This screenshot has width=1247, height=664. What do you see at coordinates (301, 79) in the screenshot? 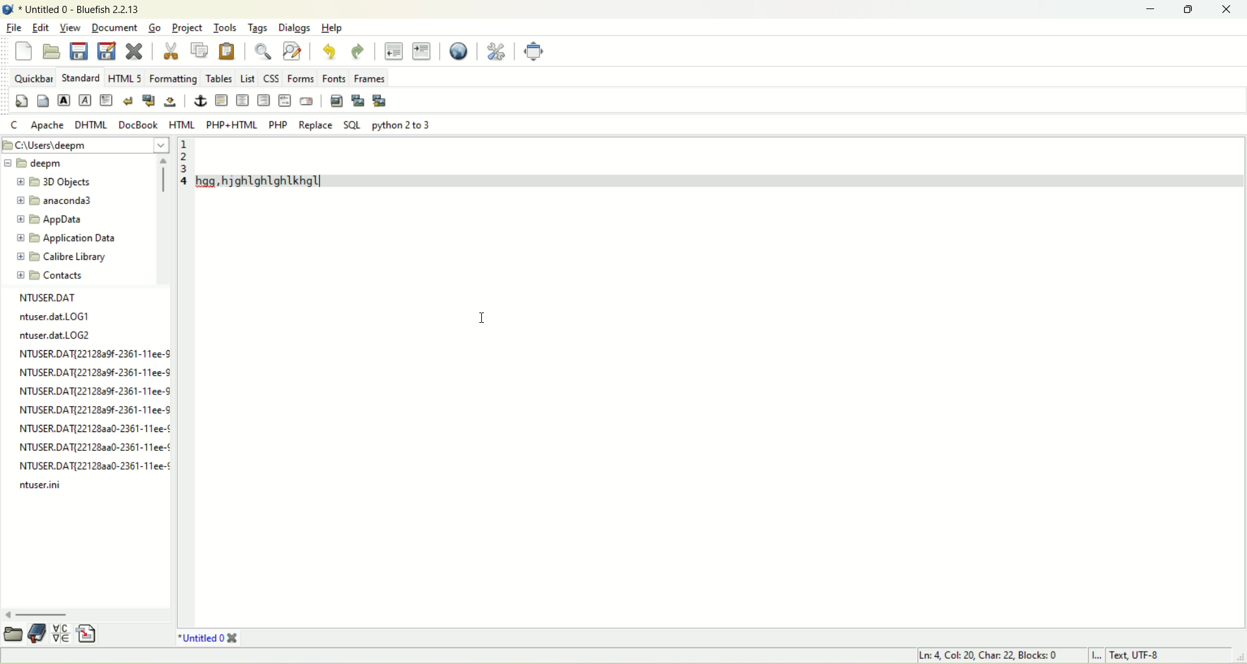
I see `forms` at bounding box center [301, 79].